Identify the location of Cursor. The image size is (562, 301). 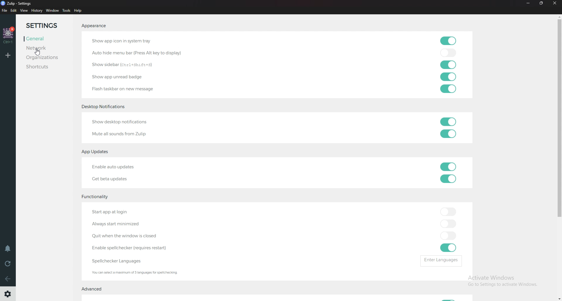
(40, 53).